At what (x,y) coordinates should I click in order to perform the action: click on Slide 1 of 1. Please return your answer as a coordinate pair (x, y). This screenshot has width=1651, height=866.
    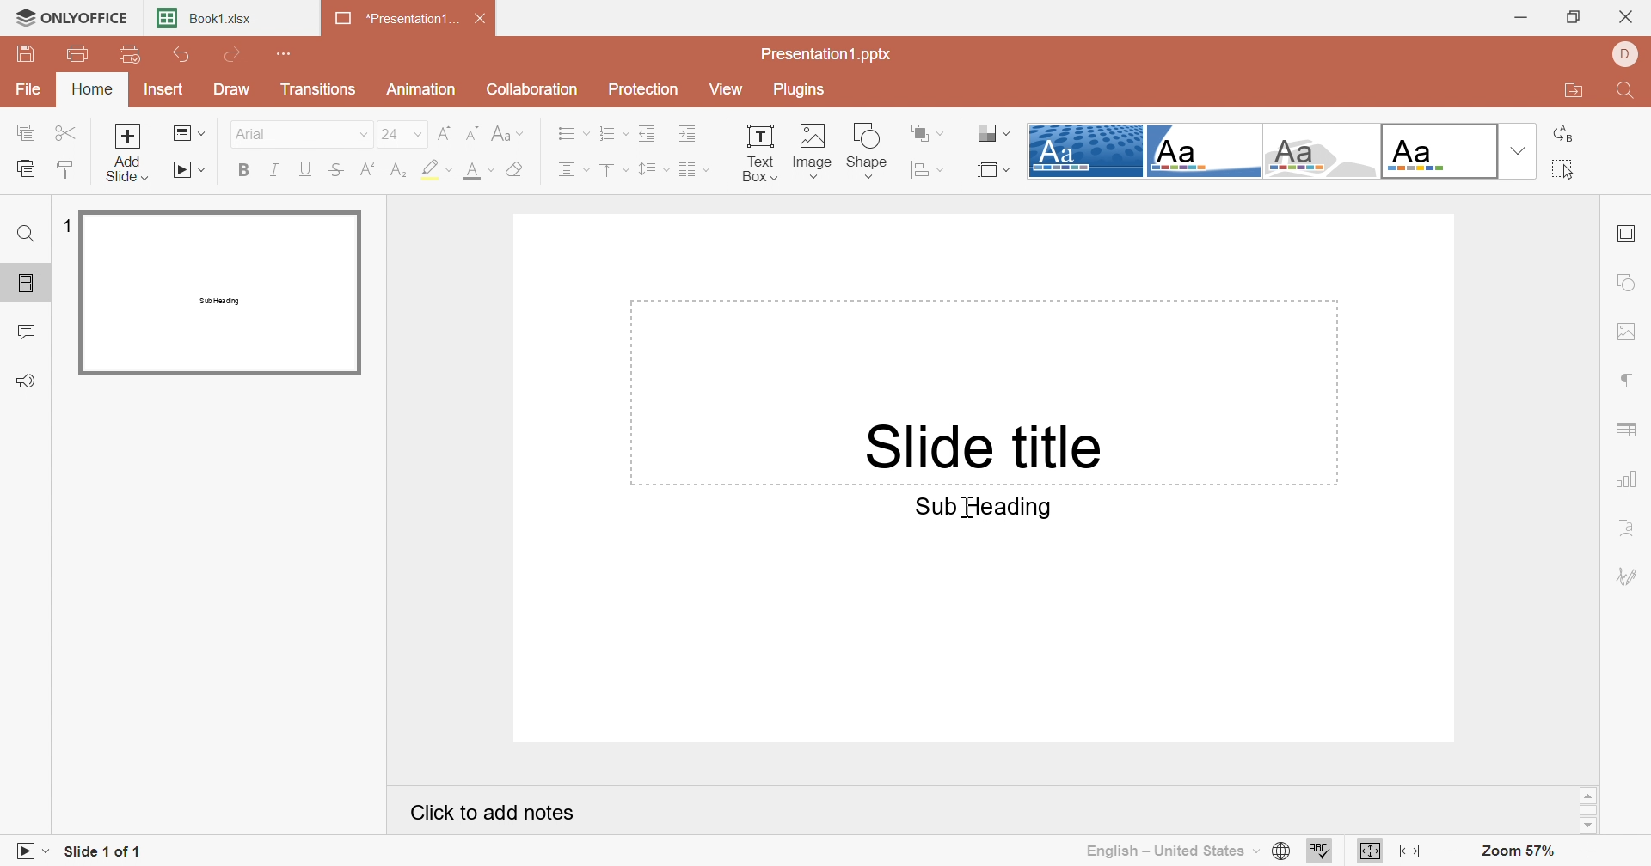
    Looking at the image, I should click on (111, 851).